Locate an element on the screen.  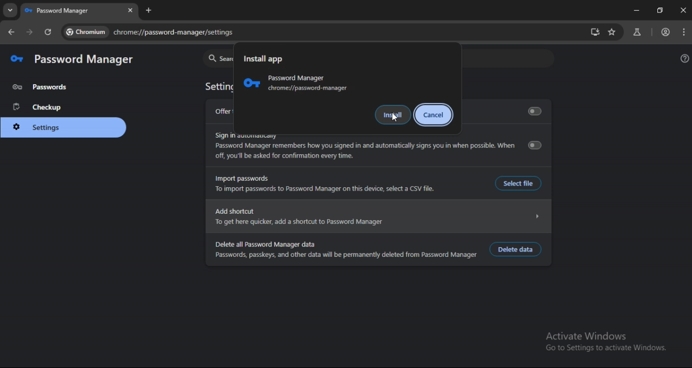
search labs is located at coordinates (637, 32).